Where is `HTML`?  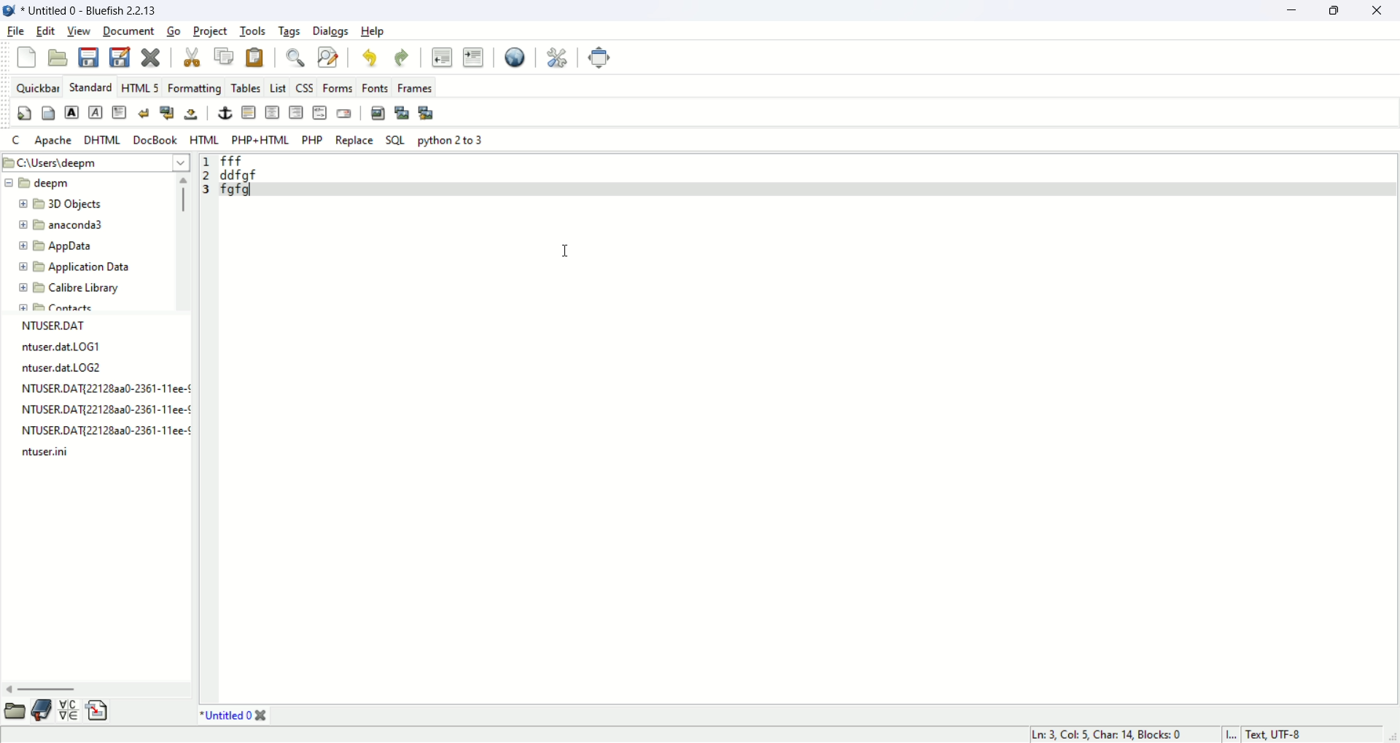 HTML is located at coordinates (203, 139).